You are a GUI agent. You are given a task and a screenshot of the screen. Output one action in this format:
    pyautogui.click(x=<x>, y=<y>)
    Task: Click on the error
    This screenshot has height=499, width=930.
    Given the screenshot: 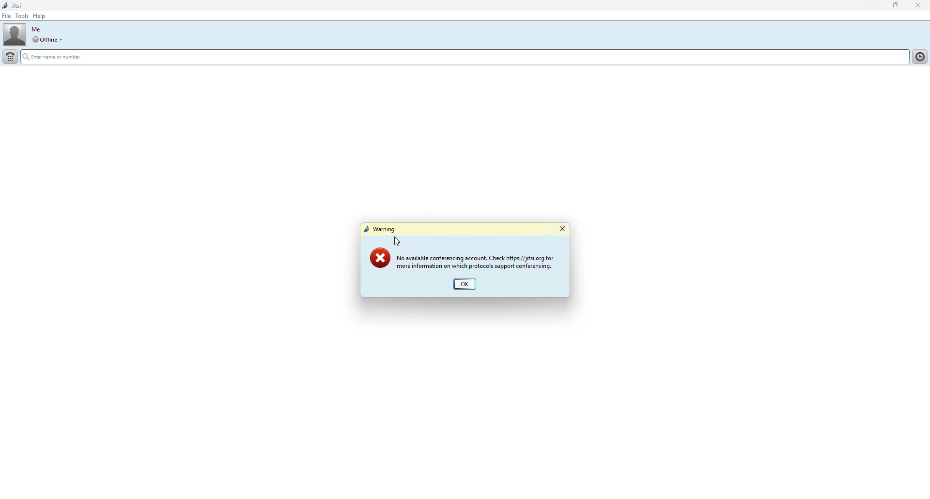 What is the action you would take?
    pyautogui.click(x=379, y=259)
    